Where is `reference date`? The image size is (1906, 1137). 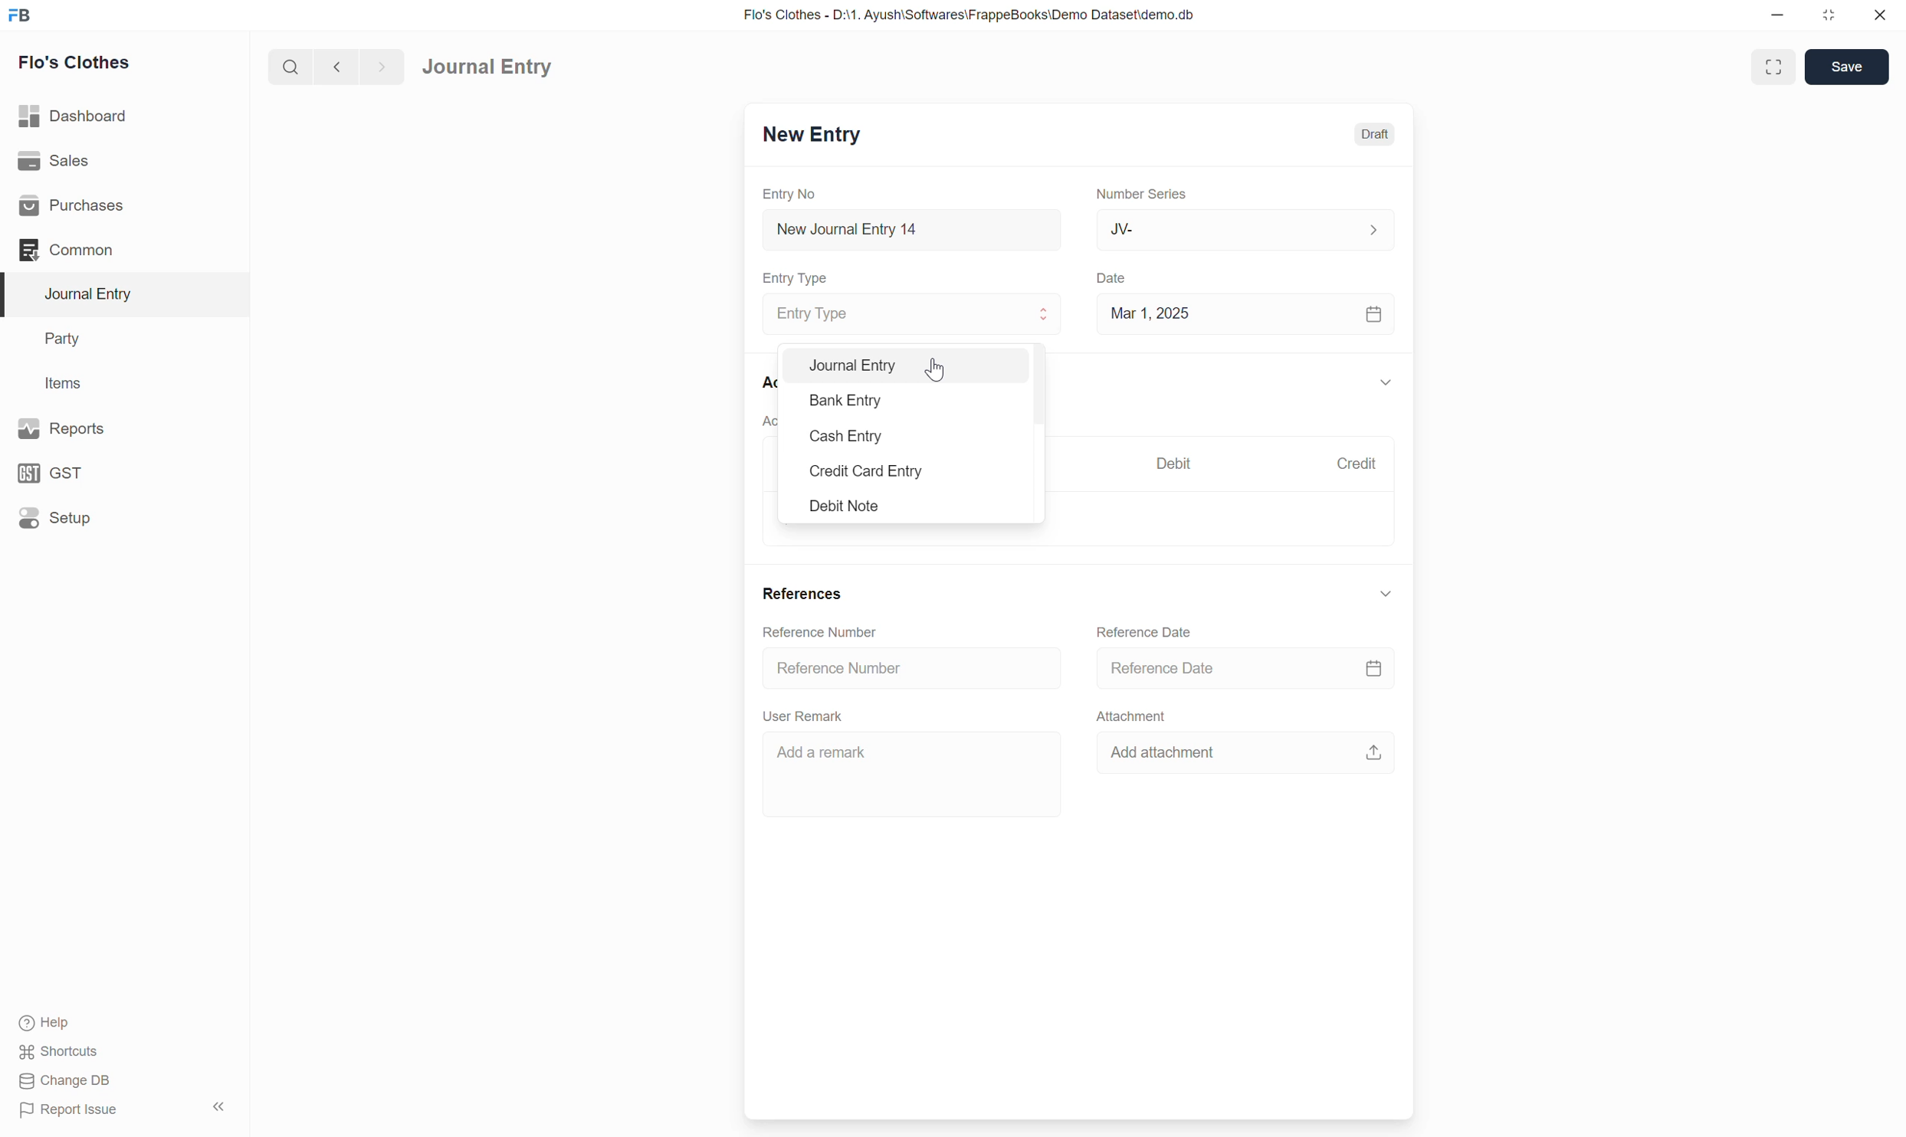
reference date is located at coordinates (1212, 667).